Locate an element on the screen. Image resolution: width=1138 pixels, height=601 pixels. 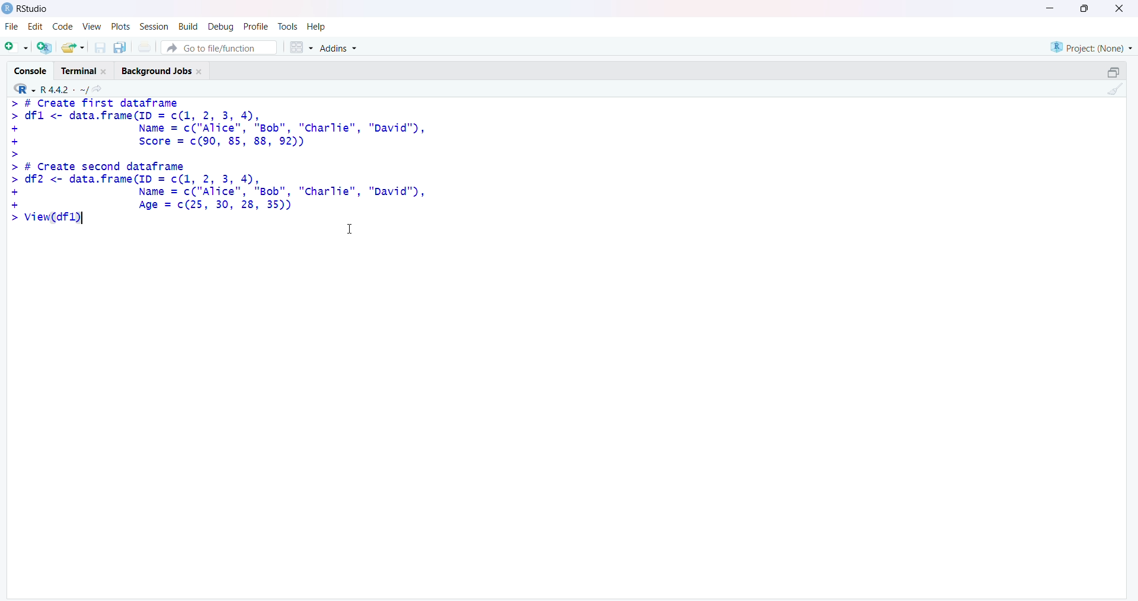
build is located at coordinates (190, 27).